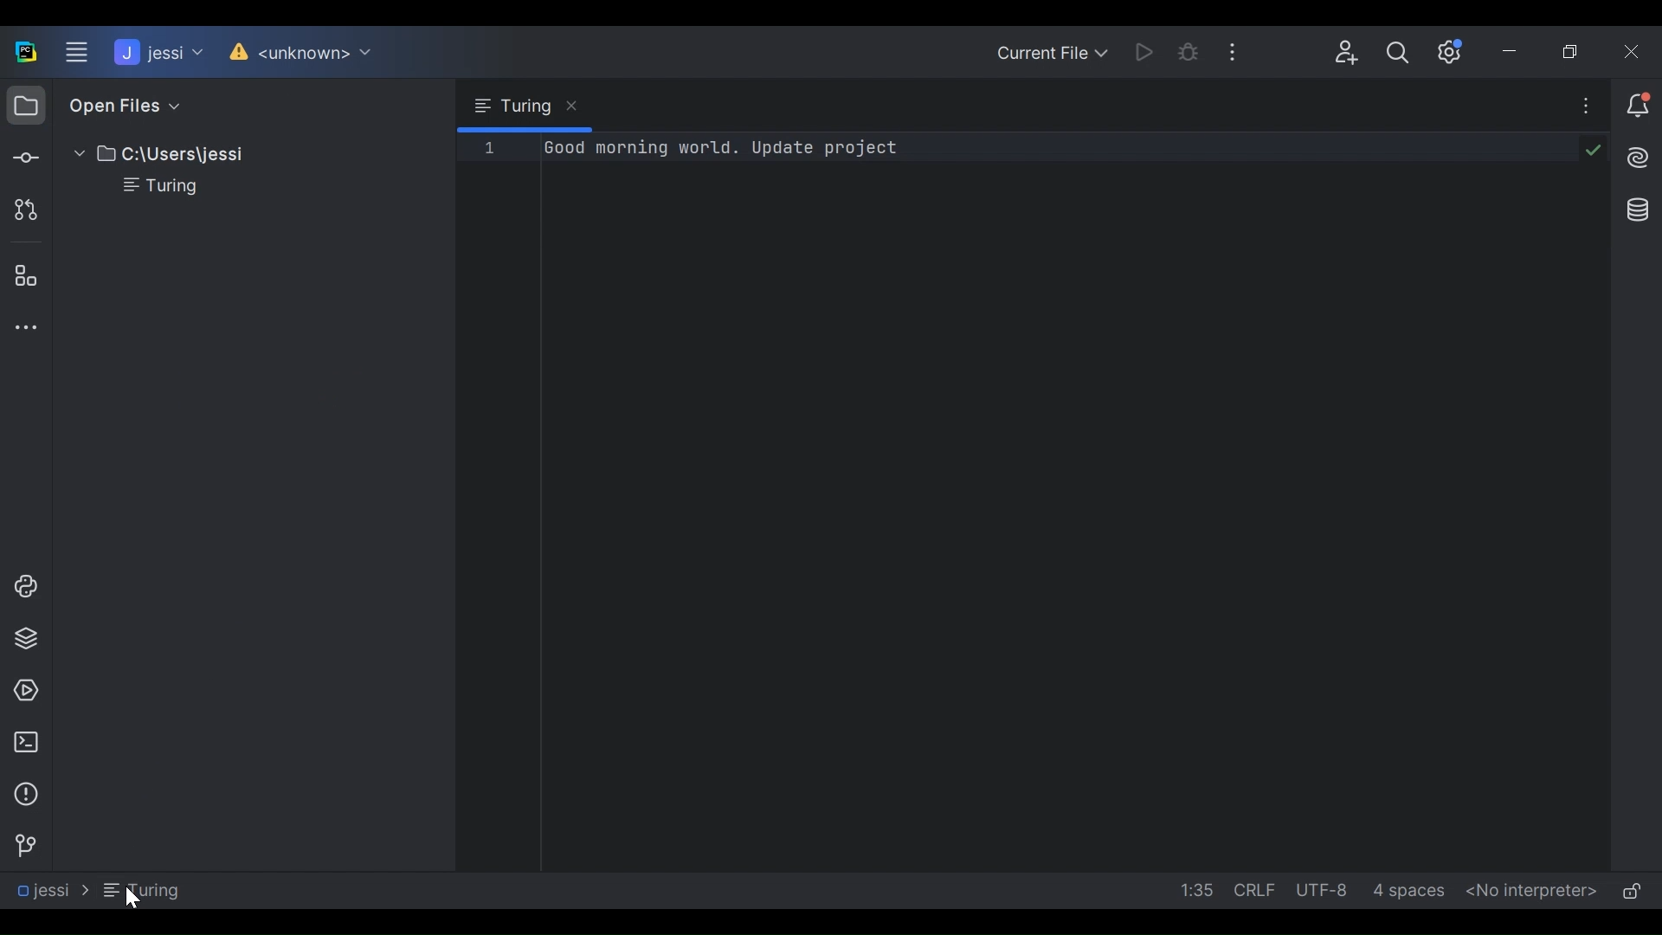  What do you see at coordinates (23, 743) in the screenshot?
I see `Terminal` at bounding box center [23, 743].